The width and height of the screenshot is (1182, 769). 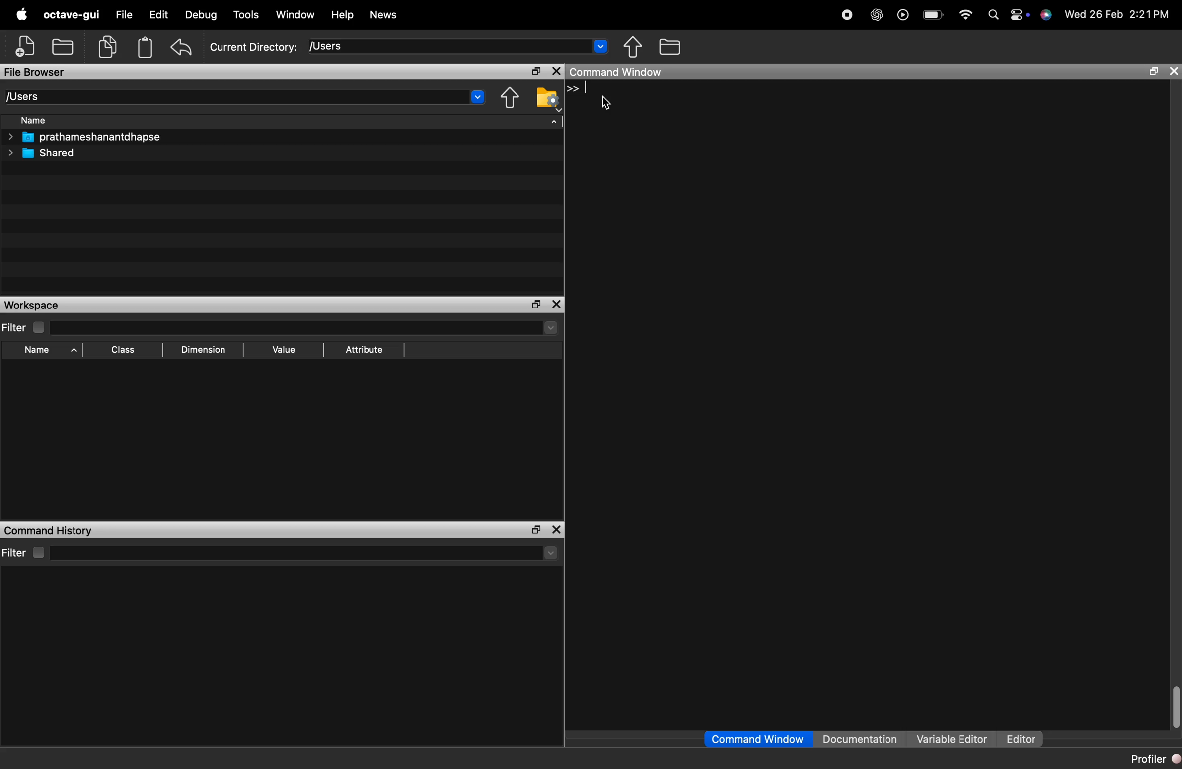 What do you see at coordinates (547, 98) in the screenshot?
I see `browse your files` at bounding box center [547, 98].